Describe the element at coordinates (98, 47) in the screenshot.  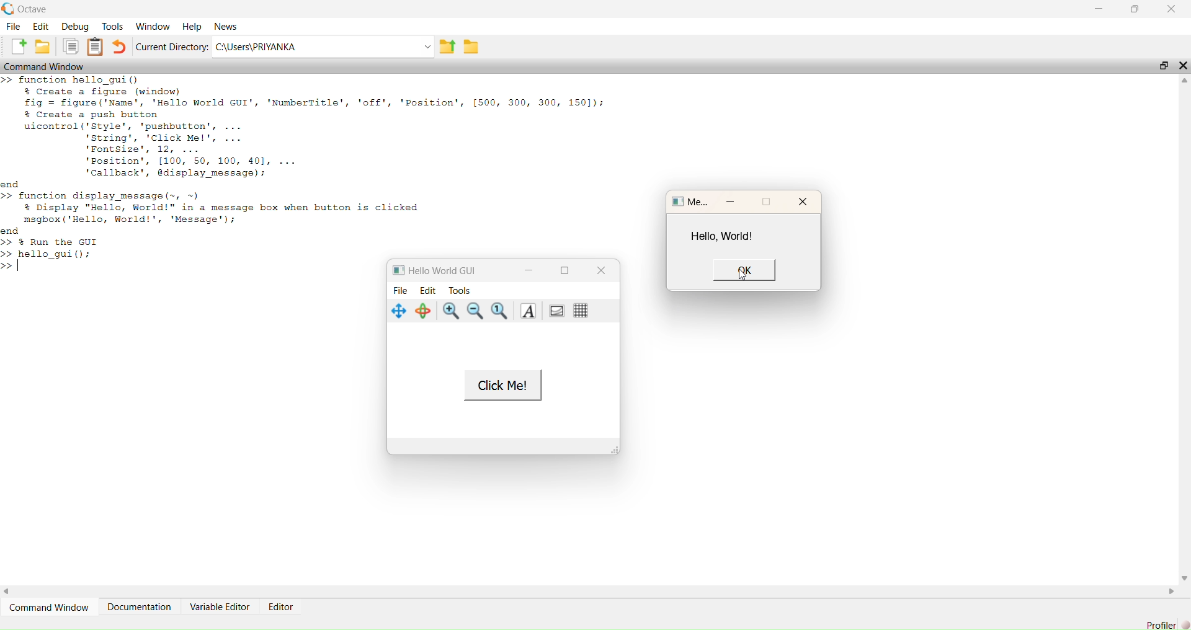
I see `notes` at that location.